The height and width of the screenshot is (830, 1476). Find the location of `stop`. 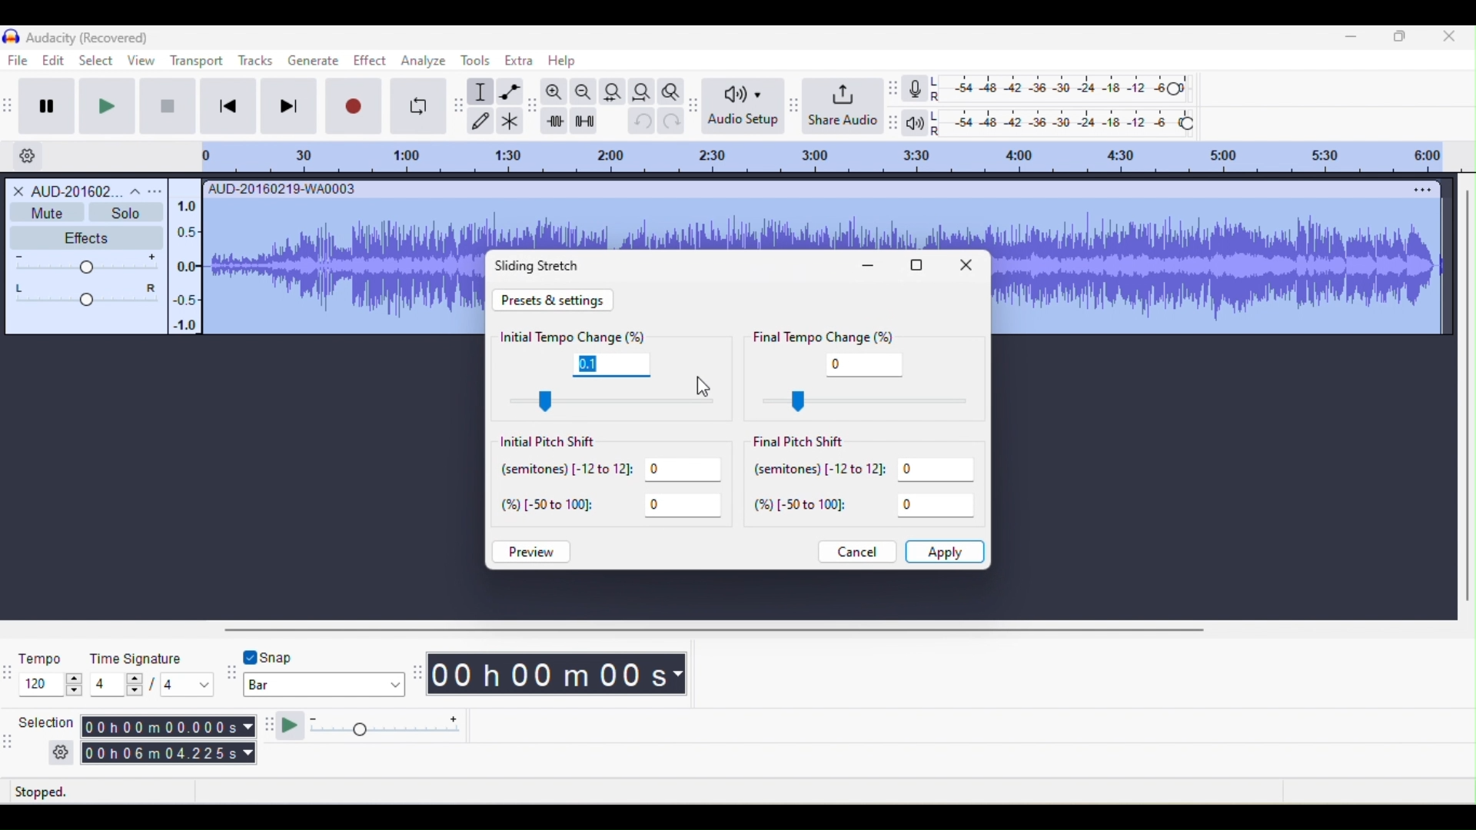

stop is located at coordinates (165, 105).